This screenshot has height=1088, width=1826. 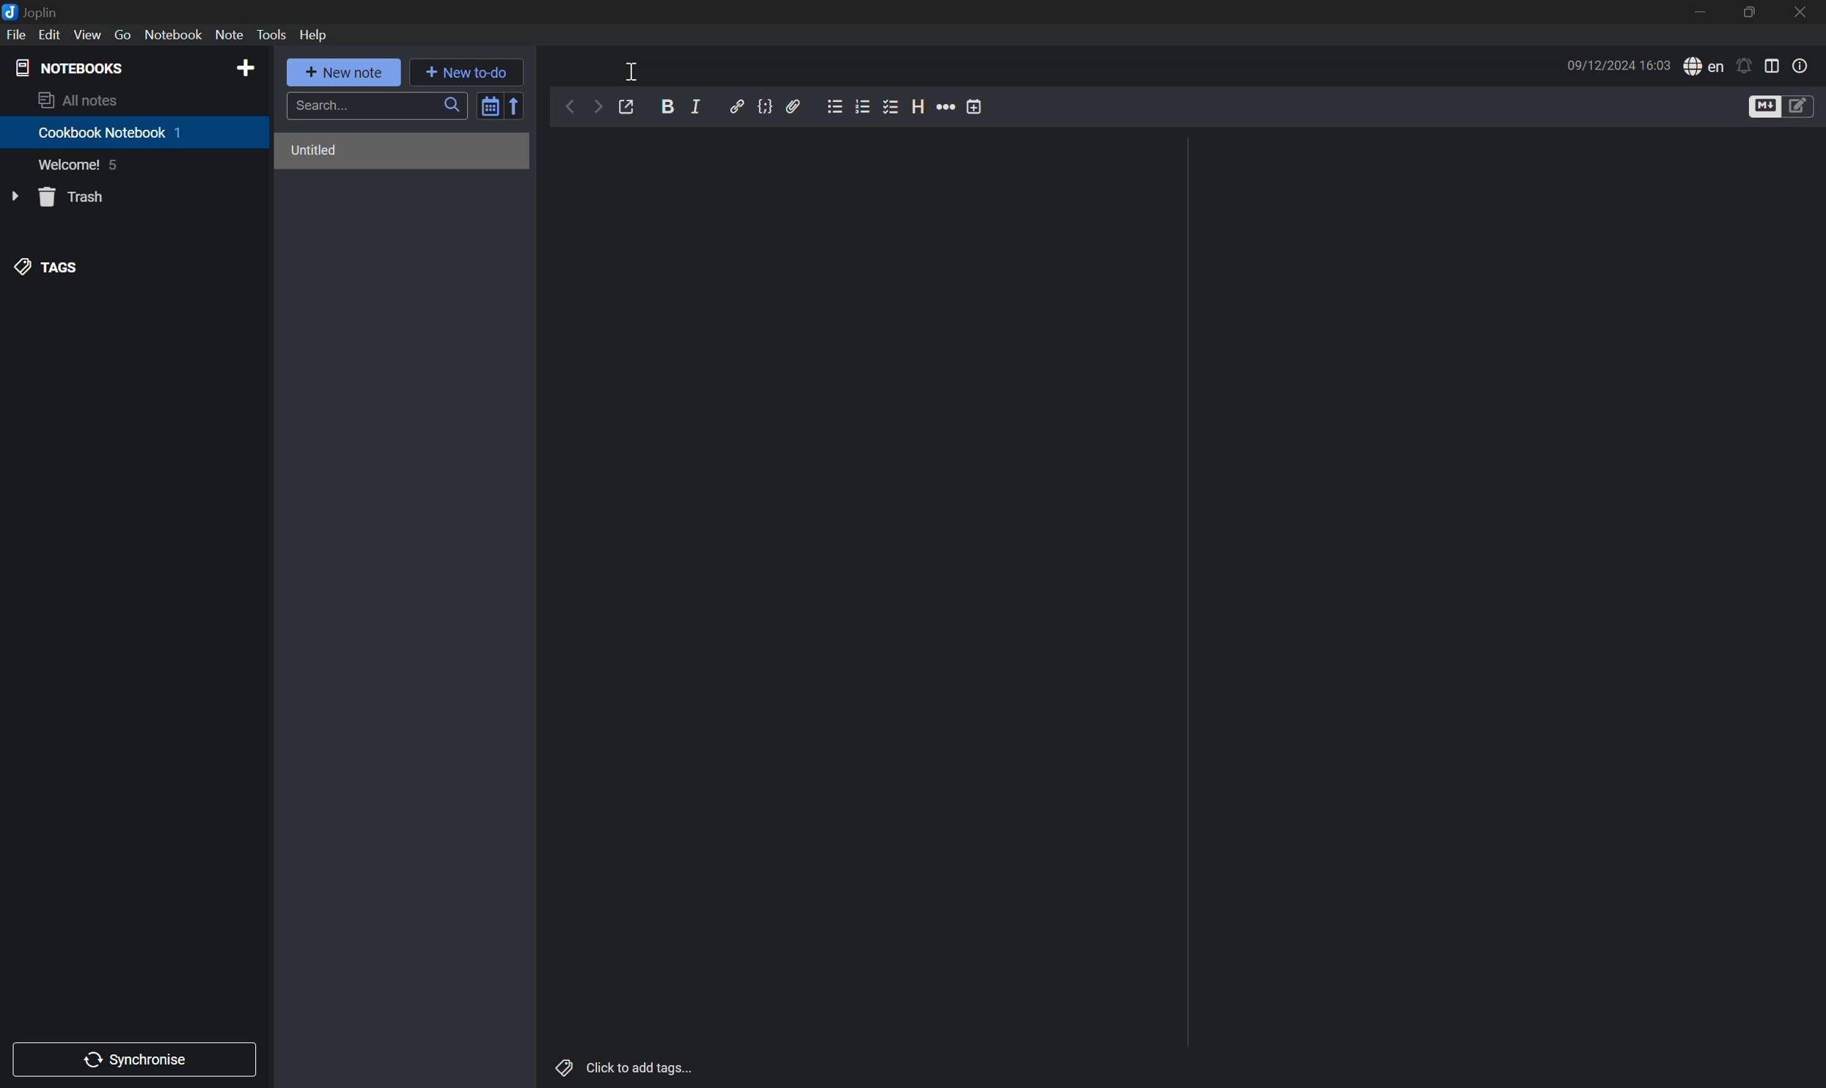 I want to click on Insert/edit link, so click(x=736, y=105).